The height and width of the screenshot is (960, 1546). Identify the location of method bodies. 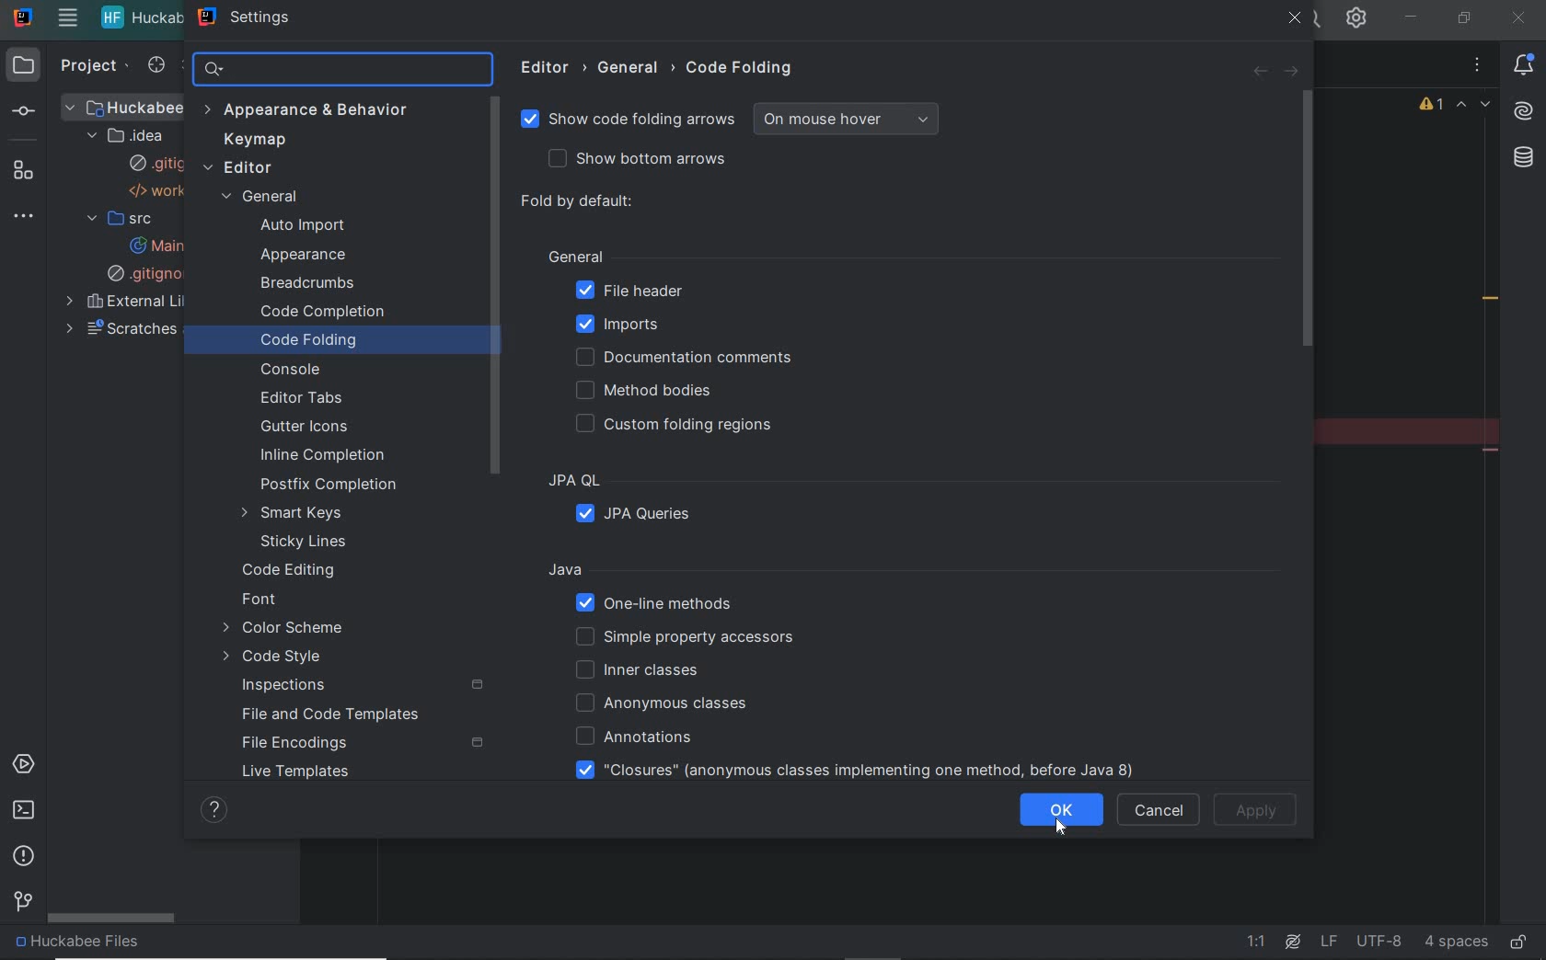
(654, 393).